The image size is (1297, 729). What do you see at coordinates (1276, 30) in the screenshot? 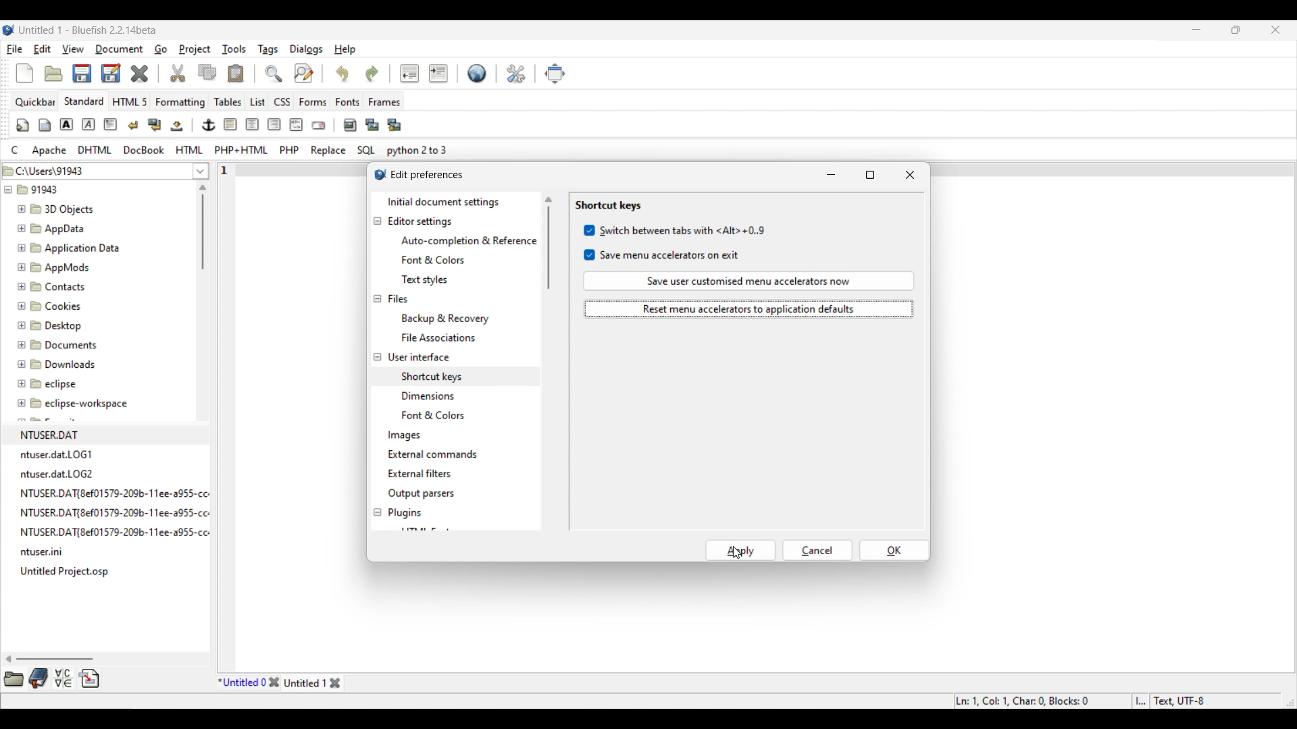
I see `Close interface` at bounding box center [1276, 30].